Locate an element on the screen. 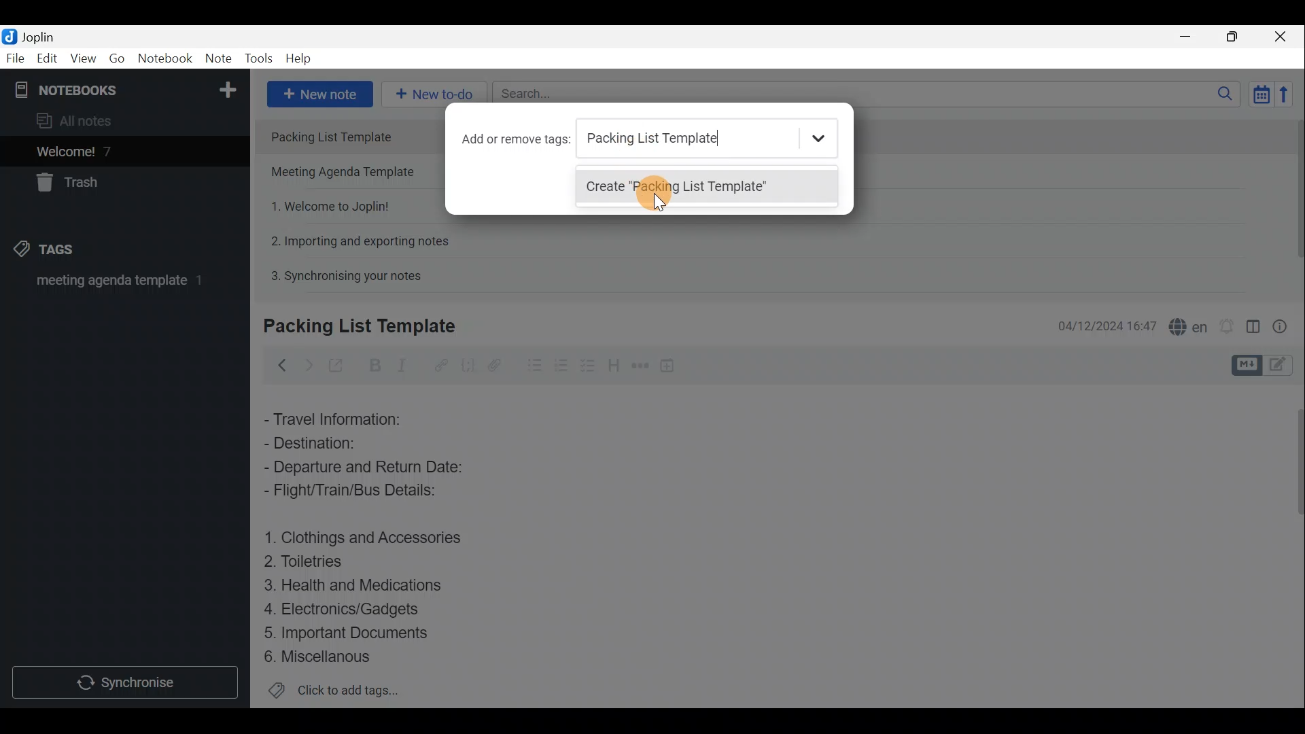  Scroll bar is located at coordinates (1293, 544).